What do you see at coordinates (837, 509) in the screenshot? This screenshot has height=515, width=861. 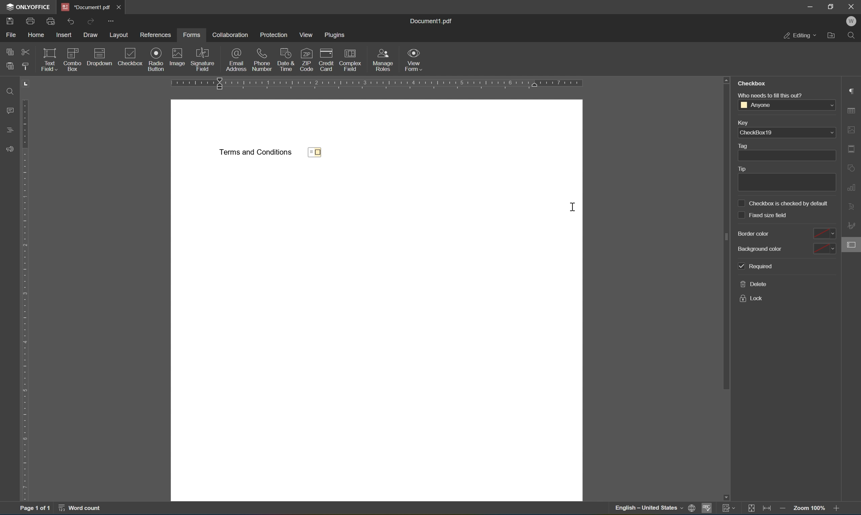 I see `zoom in` at bounding box center [837, 509].